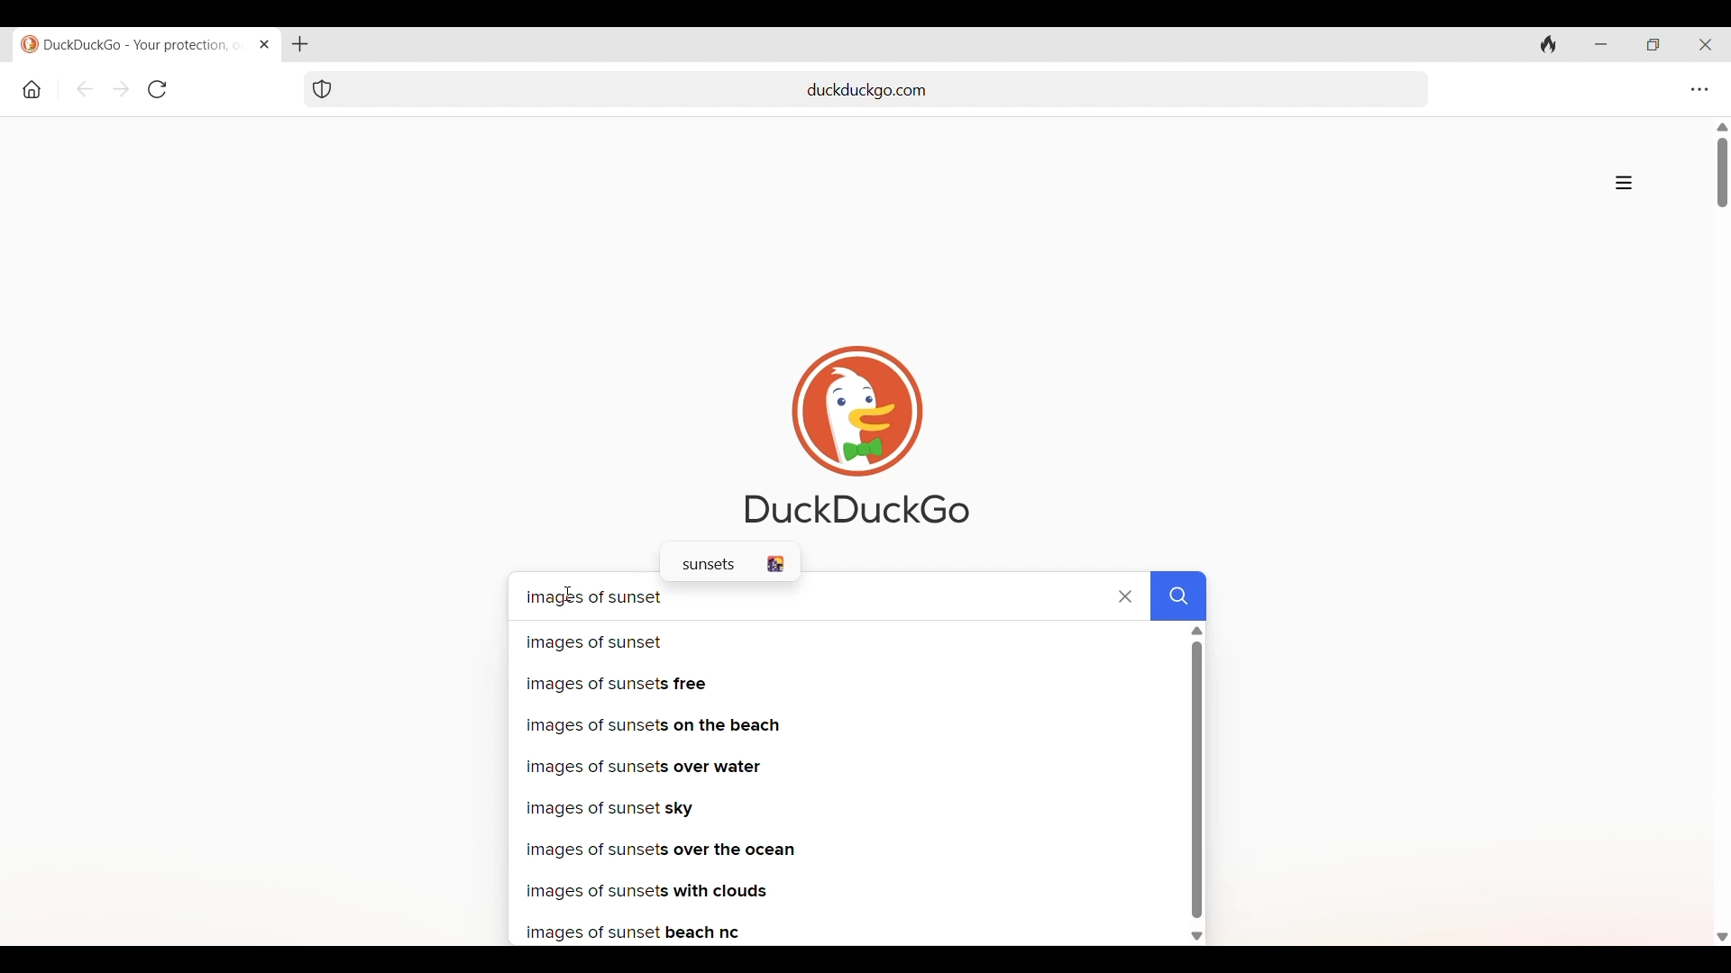 The image size is (1731, 973). What do you see at coordinates (847, 850) in the screenshot?
I see `Images of sunsets over the ocean ` at bounding box center [847, 850].